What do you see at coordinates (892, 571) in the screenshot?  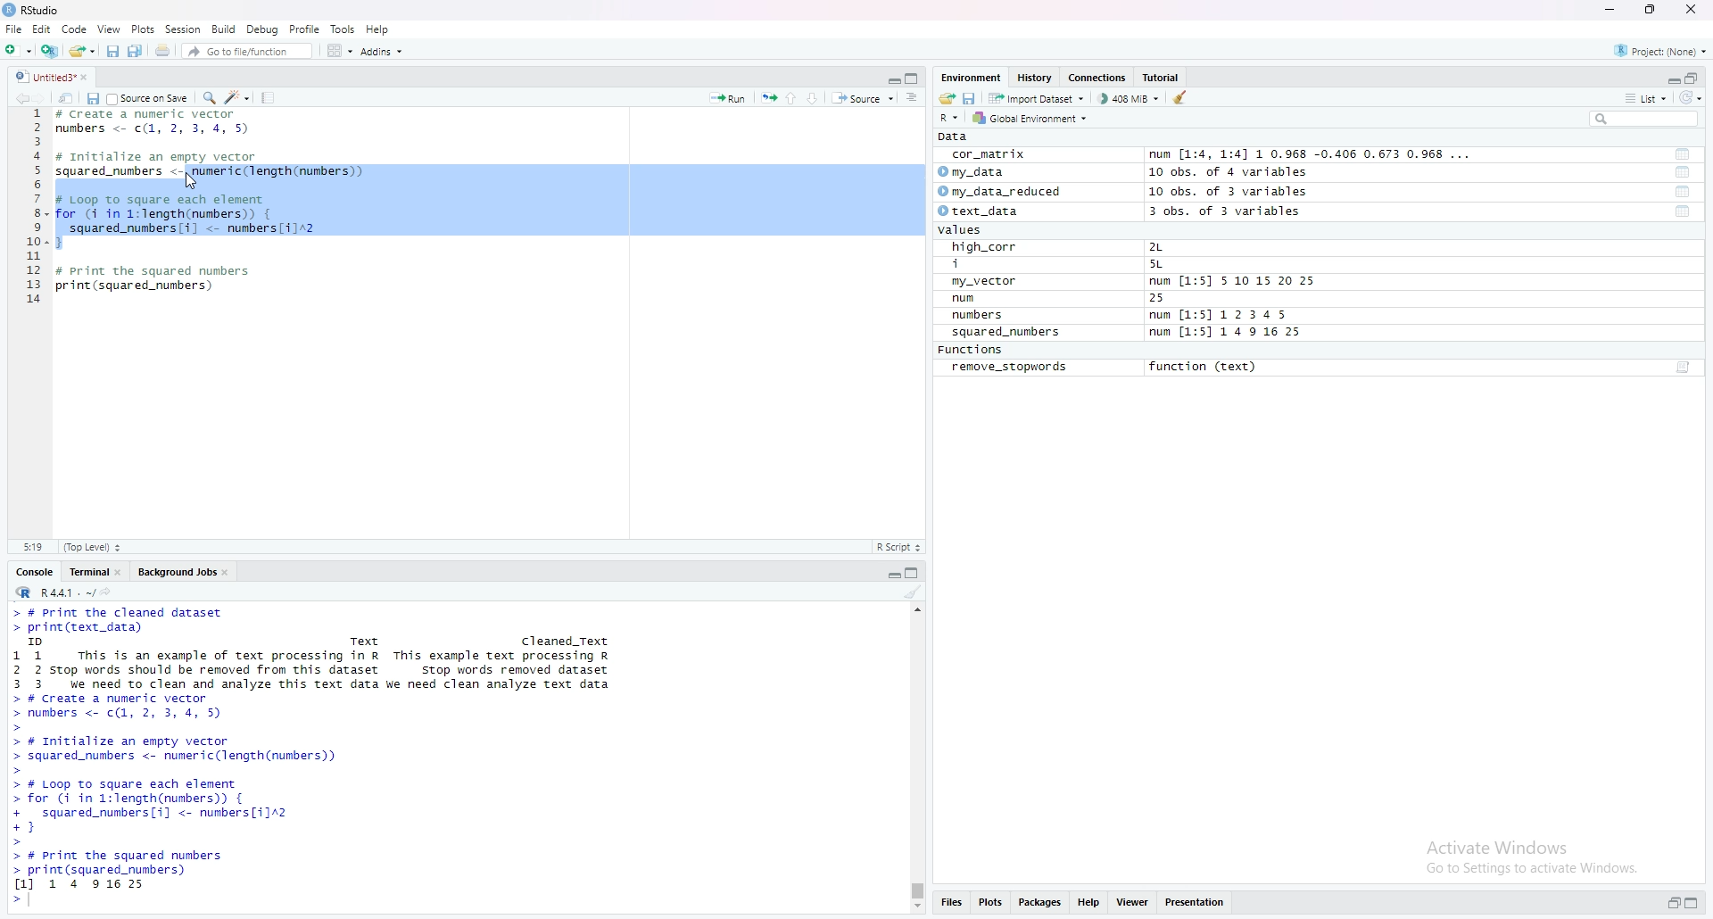 I see `minimize` at bounding box center [892, 571].